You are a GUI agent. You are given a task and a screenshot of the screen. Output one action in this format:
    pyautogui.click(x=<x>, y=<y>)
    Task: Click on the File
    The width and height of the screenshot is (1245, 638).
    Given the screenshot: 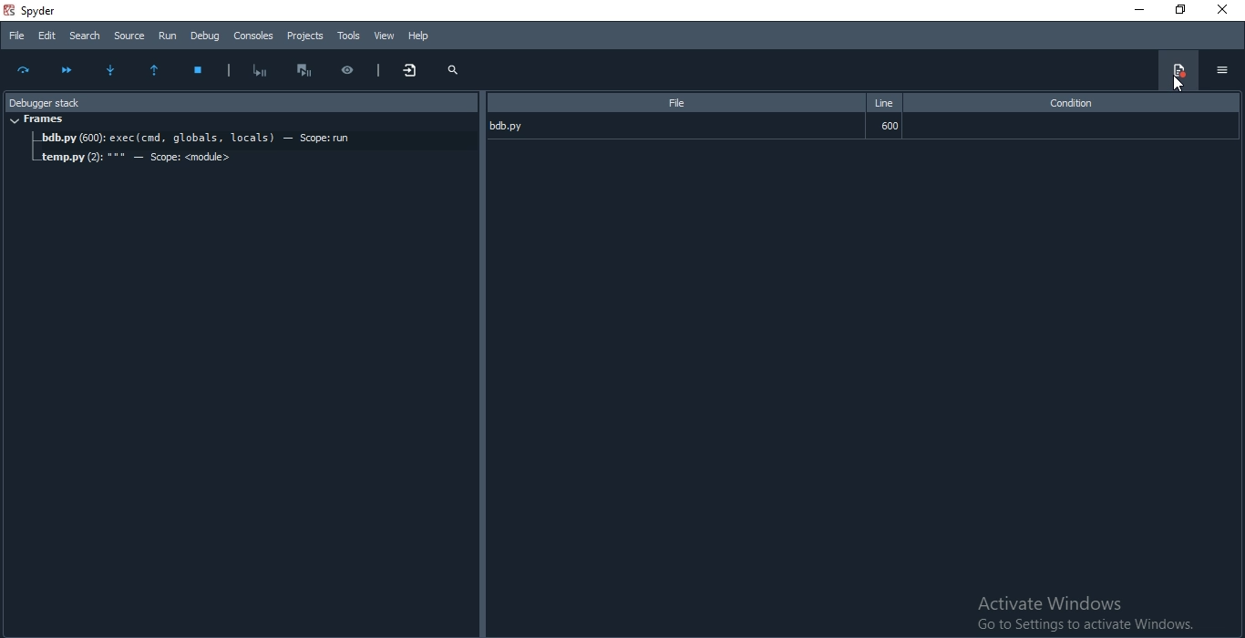 What is the action you would take?
    pyautogui.click(x=673, y=102)
    